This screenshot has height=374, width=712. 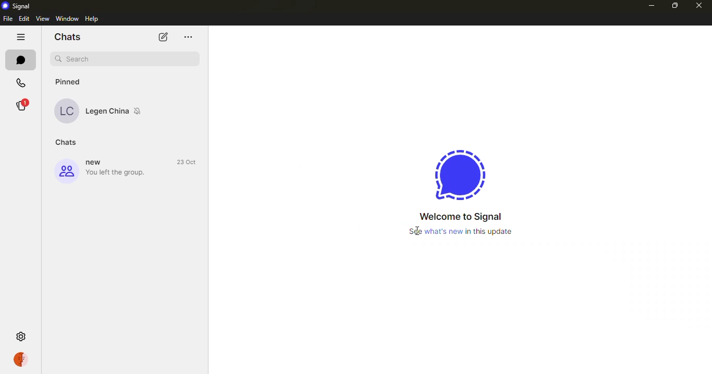 What do you see at coordinates (43, 18) in the screenshot?
I see `view` at bounding box center [43, 18].